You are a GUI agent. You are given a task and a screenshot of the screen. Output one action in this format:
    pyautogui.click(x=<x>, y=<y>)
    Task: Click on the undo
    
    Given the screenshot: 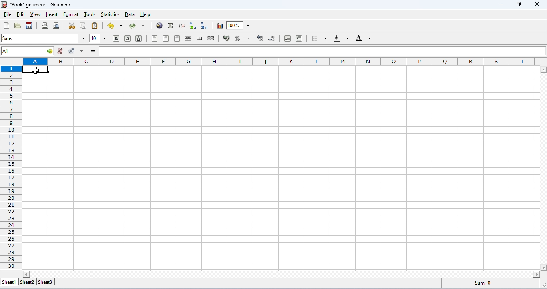 What is the action you would take?
    pyautogui.click(x=115, y=26)
    